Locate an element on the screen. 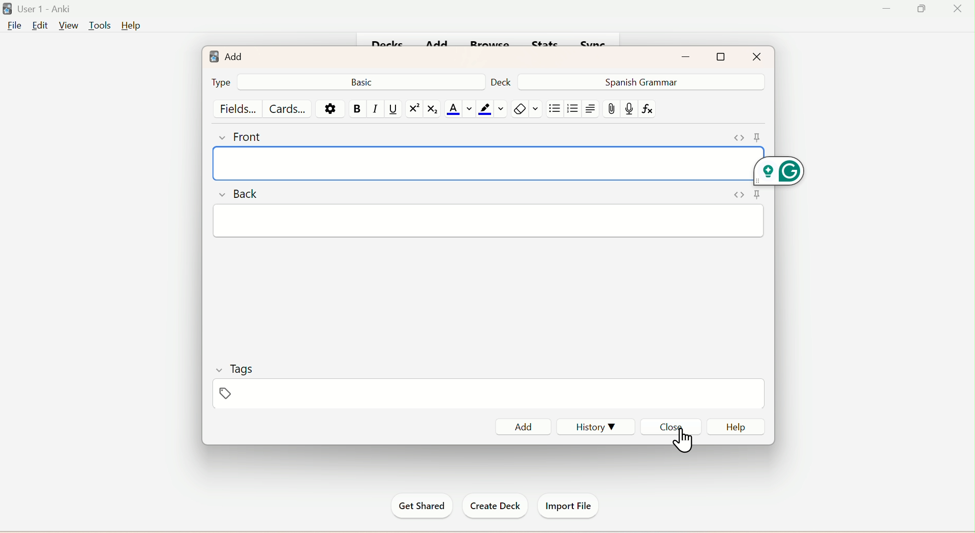  Tags is located at coordinates (242, 395).